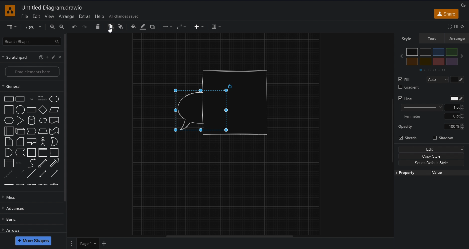 Image resolution: width=469 pixels, height=249 pixels. Describe the element at coordinates (10, 11) in the screenshot. I see `Software logo` at that location.